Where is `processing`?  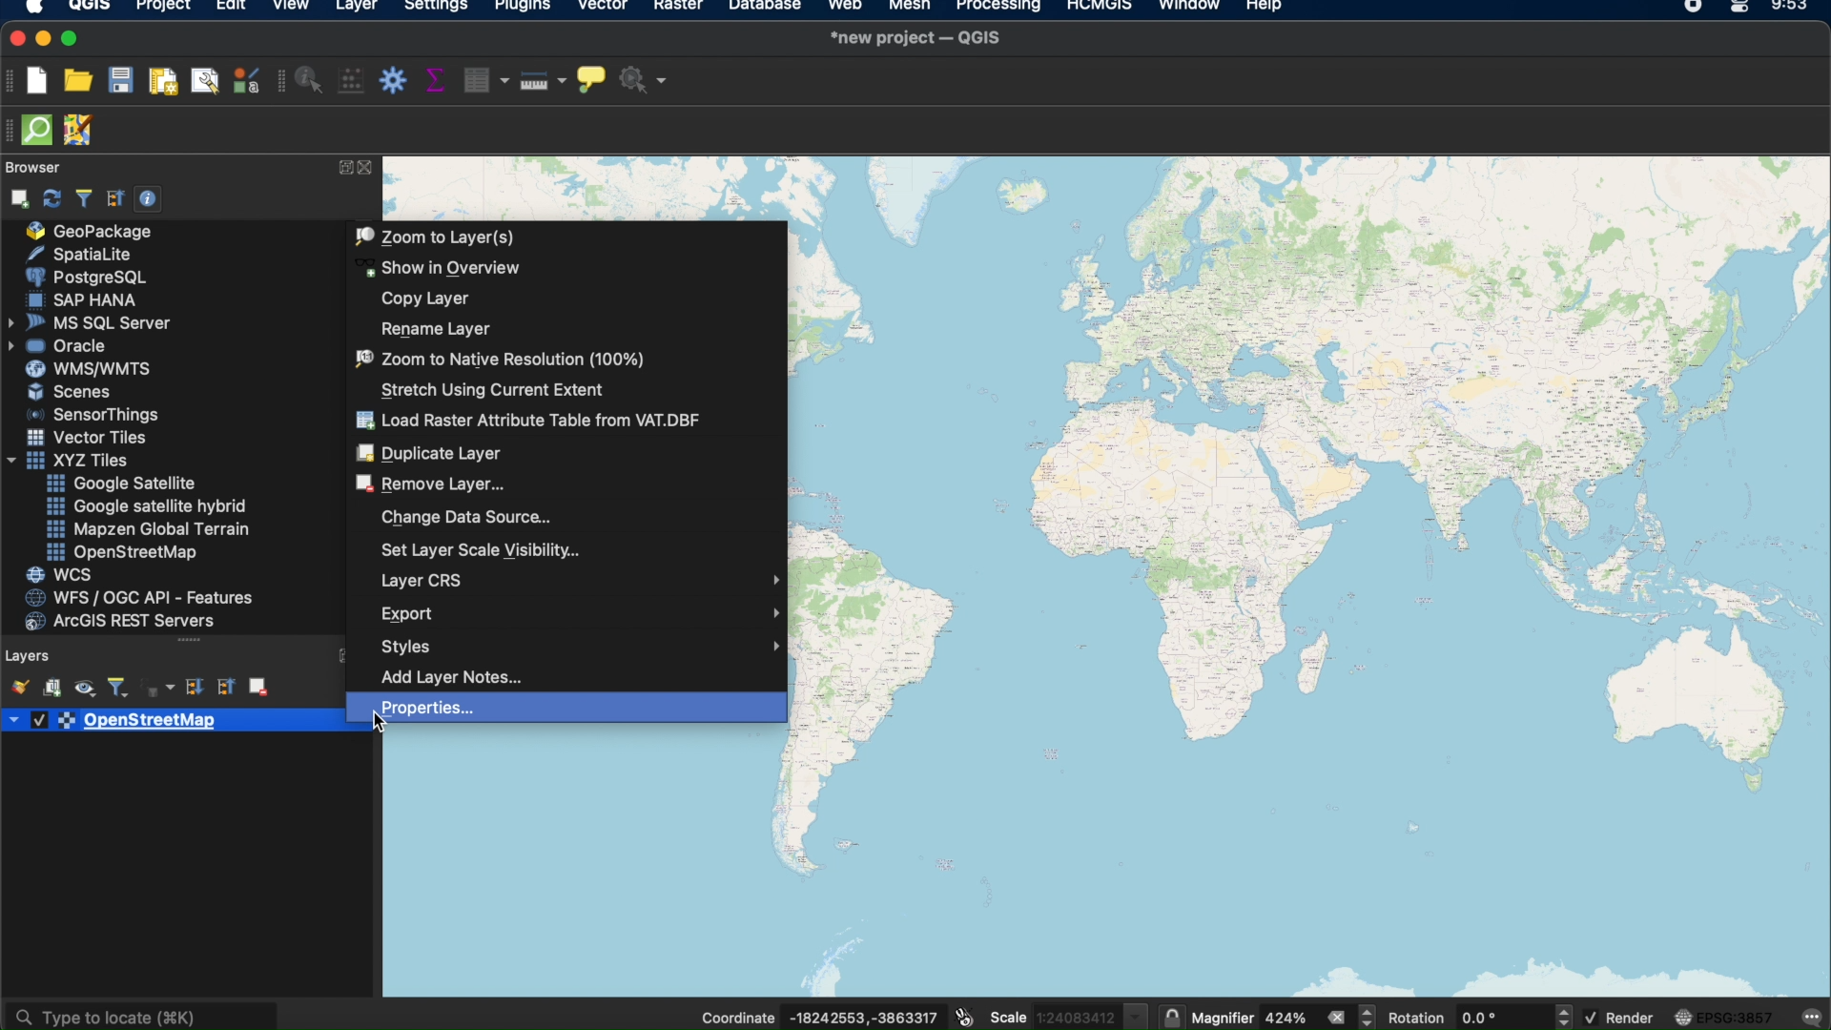
processing is located at coordinates (1000, 8).